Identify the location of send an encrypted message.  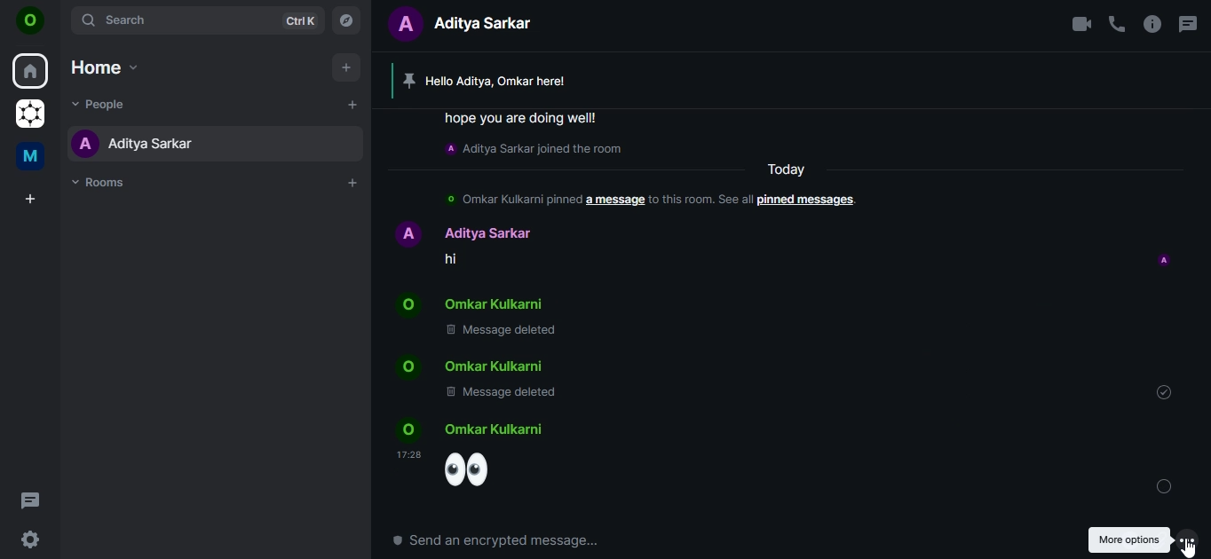
(507, 540).